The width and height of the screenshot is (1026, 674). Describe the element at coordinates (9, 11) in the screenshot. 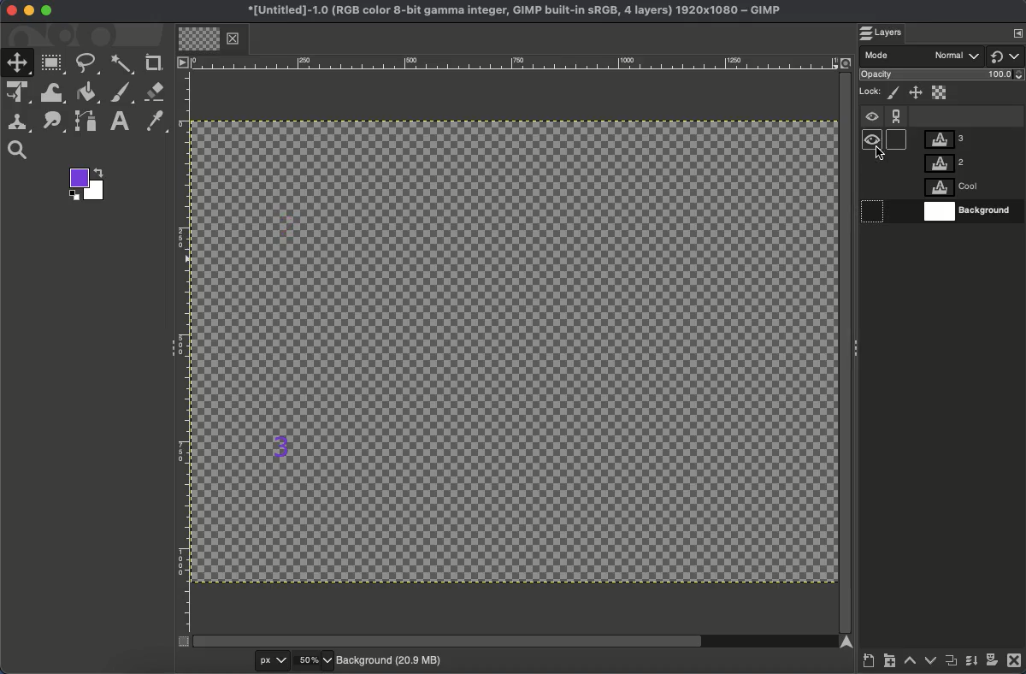

I see `Close` at that location.